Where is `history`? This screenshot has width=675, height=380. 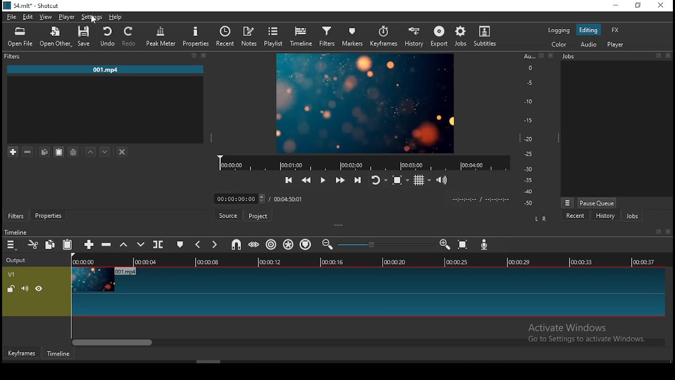
history is located at coordinates (605, 217).